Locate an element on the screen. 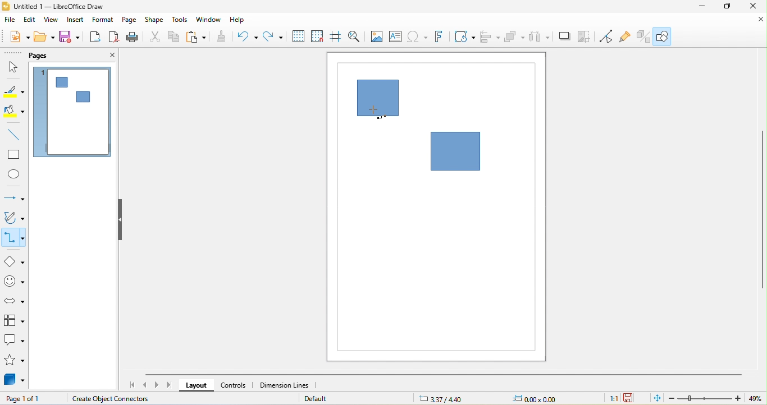 The image size is (767, 405). curves and polygon is located at coordinates (15, 218).